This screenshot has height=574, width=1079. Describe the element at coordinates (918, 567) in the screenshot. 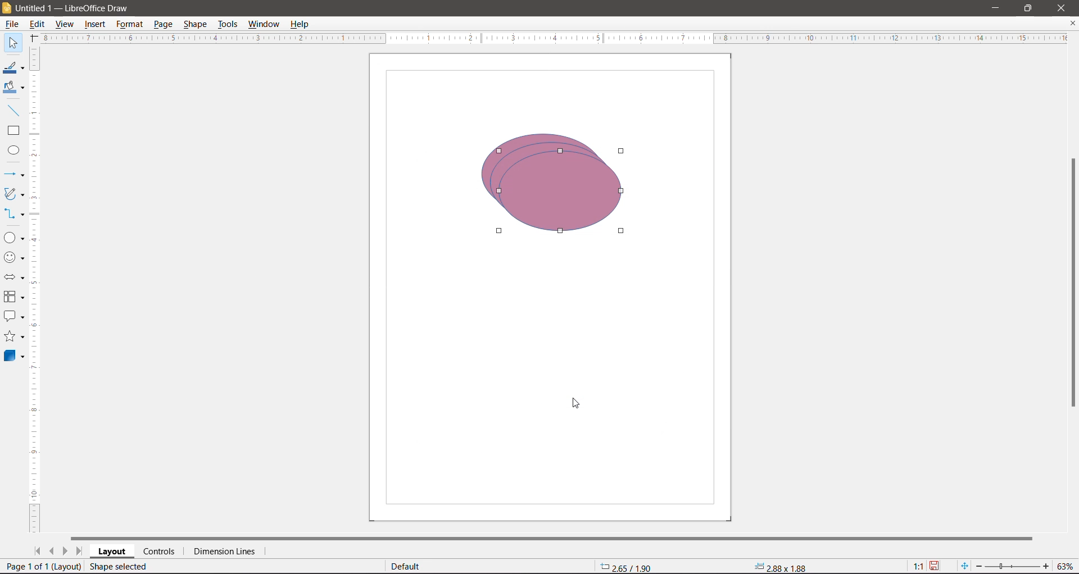

I see `Scaling factor of the document` at that location.